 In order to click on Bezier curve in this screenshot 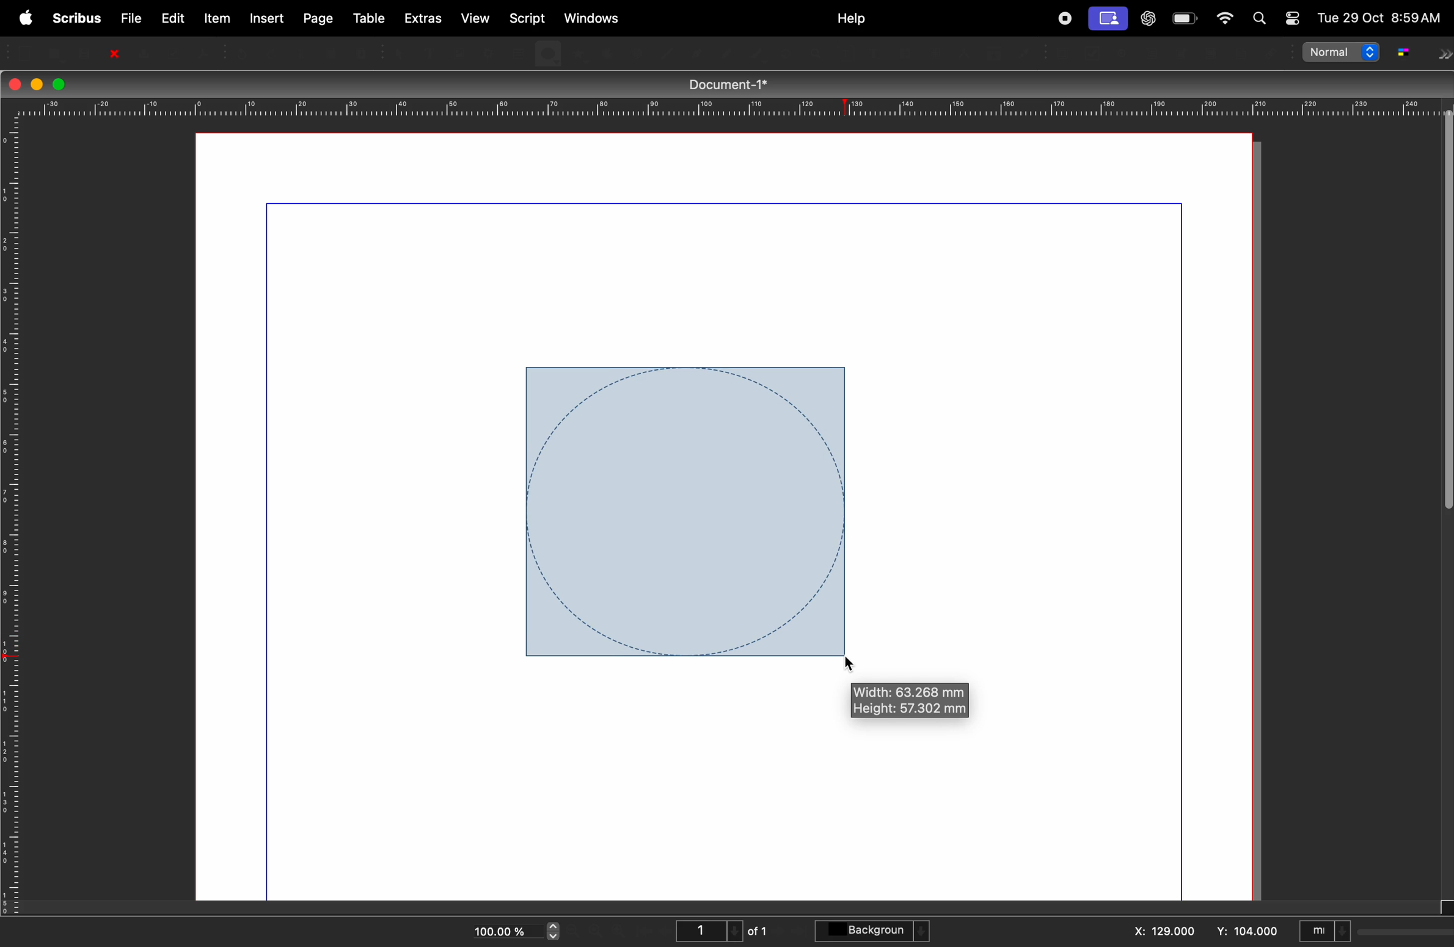, I will do `click(728, 53)`.